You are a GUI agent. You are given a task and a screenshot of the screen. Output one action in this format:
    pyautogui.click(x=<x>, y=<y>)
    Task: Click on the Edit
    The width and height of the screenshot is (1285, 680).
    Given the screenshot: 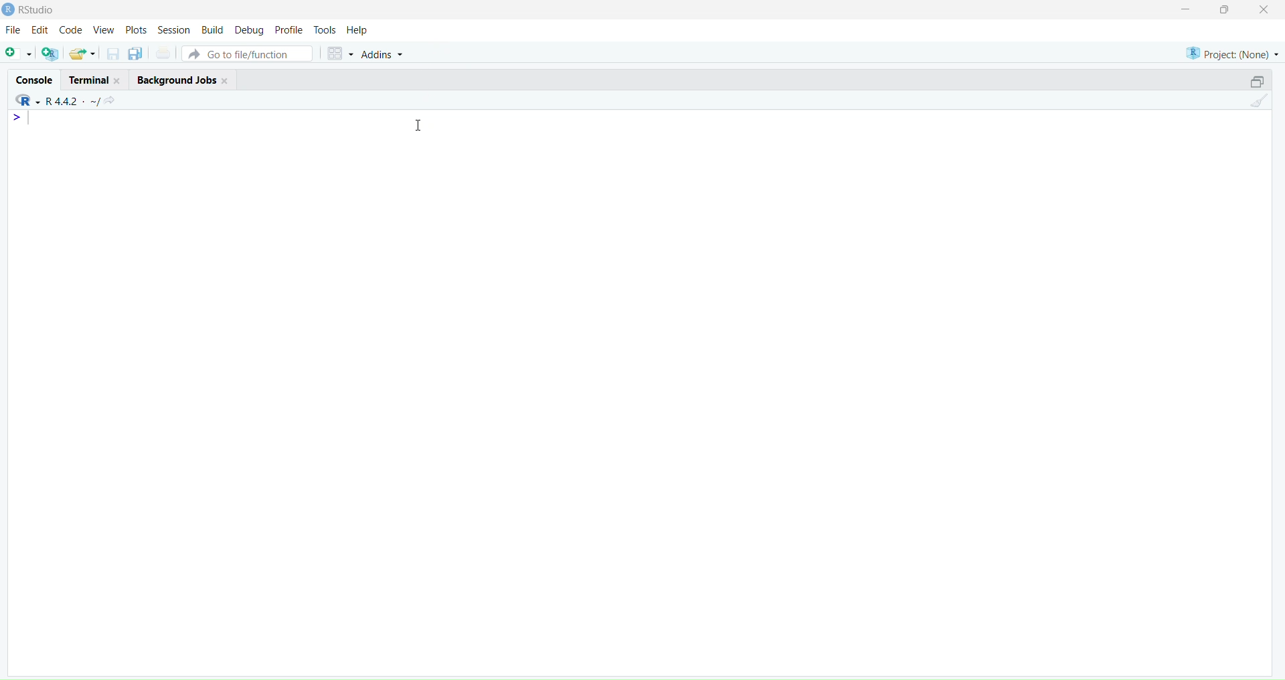 What is the action you would take?
    pyautogui.click(x=41, y=30)
    